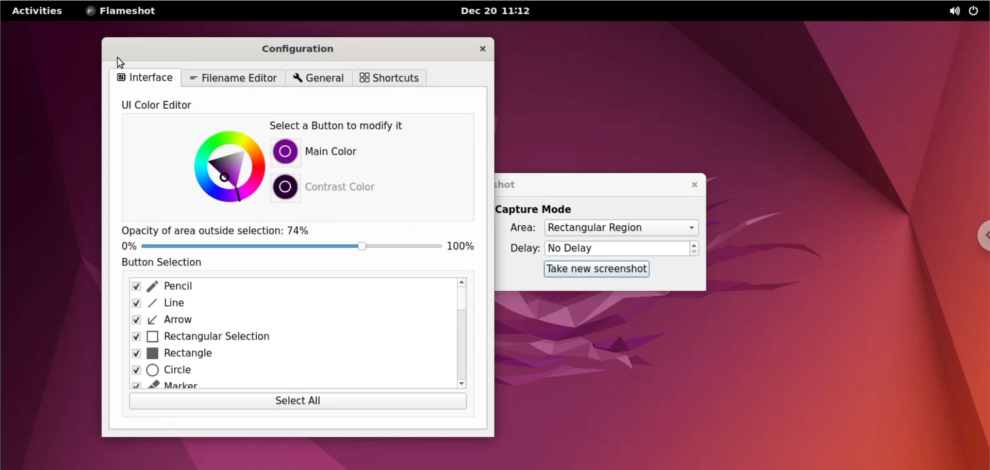  I want to click on power controls, so click(976, 12).